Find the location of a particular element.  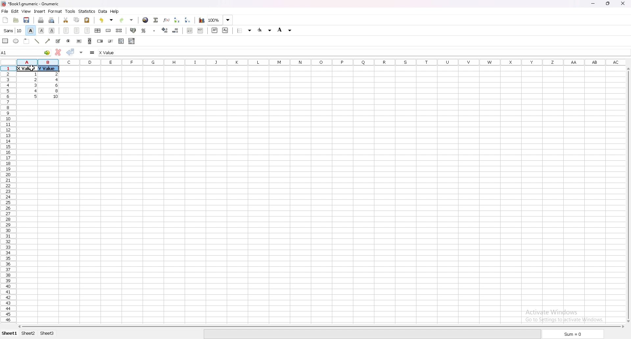

view is located at coordinates (26, 11).